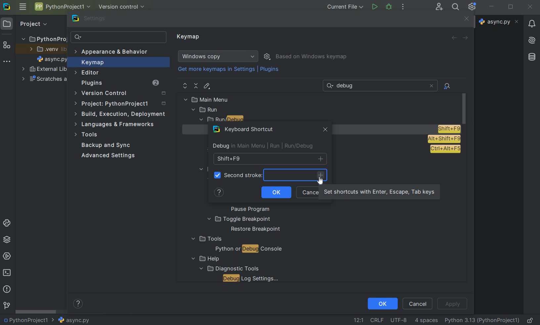  Describe the element at coordinates (119, 84) in the screenshot. I see `plugins` at that location.